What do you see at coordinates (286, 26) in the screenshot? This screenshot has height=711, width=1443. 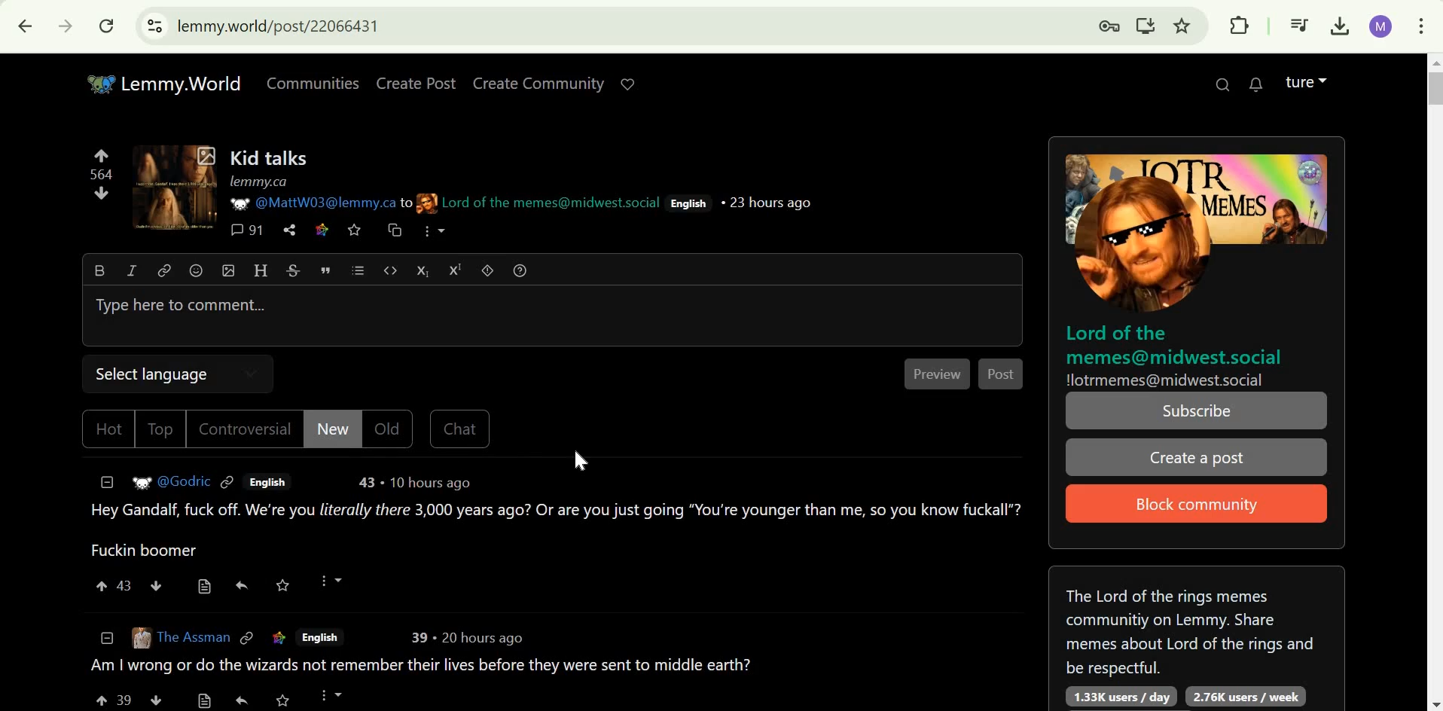 I see `lemmy.world/post/22066431` at bounding box center [286, 26].